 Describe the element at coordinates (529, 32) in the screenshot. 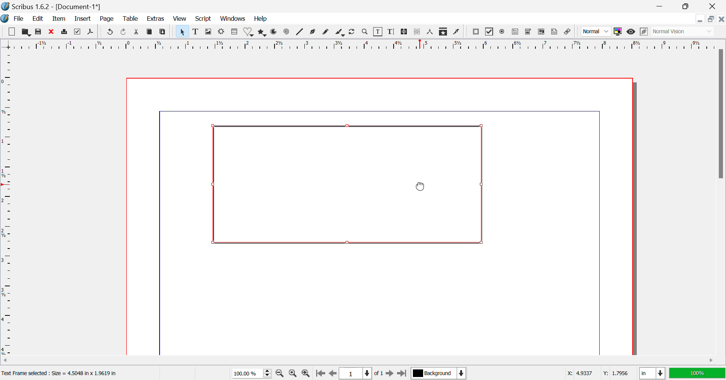

I see `Pdf Combo box` at that location.